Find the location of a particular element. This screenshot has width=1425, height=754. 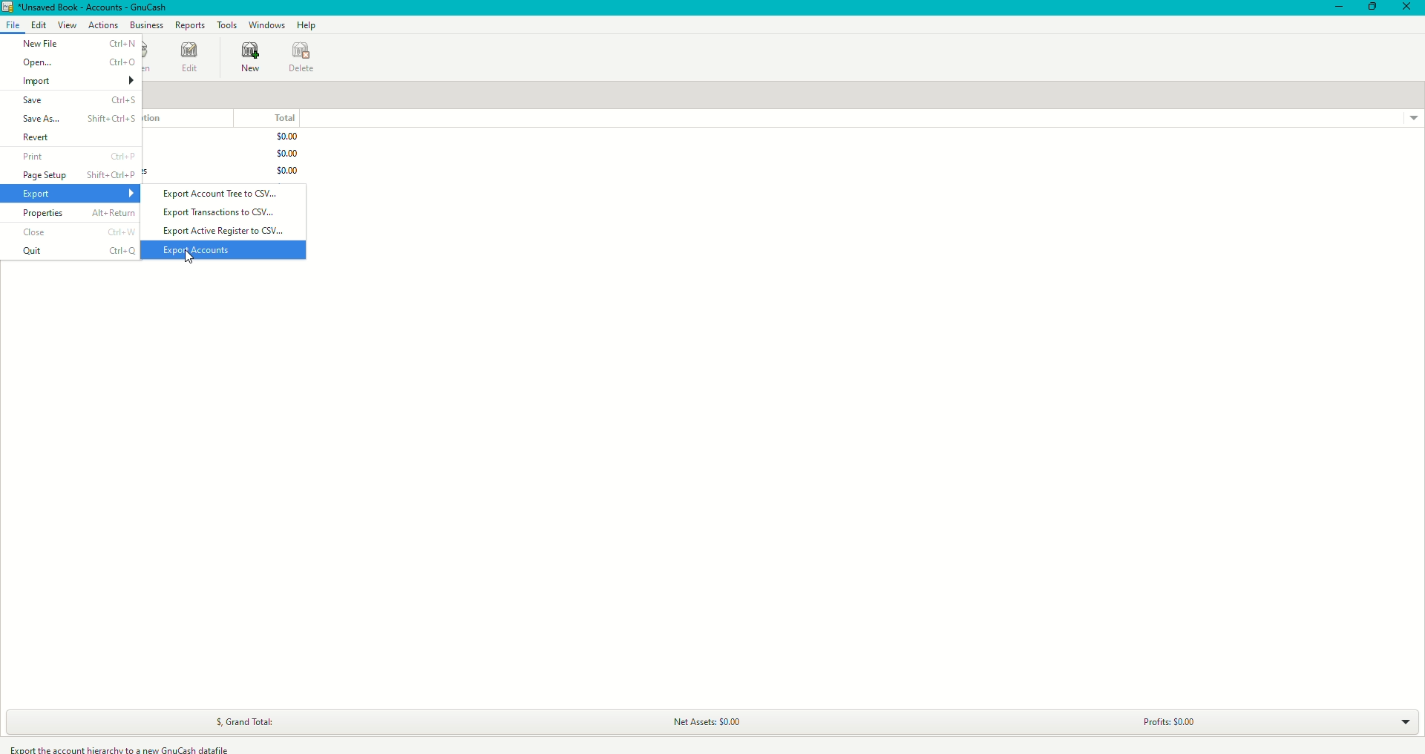

Revert is located at coordinates (79, 140).